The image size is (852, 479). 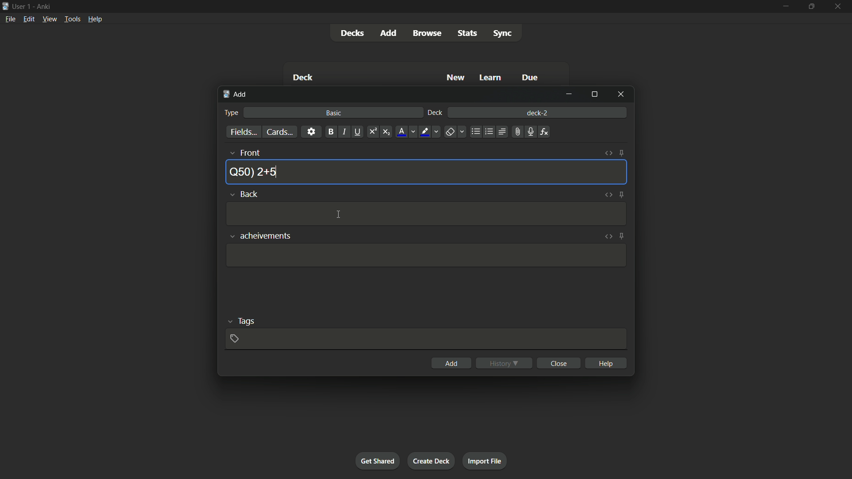 I want to click on Learn, so click(x=491, y=78).